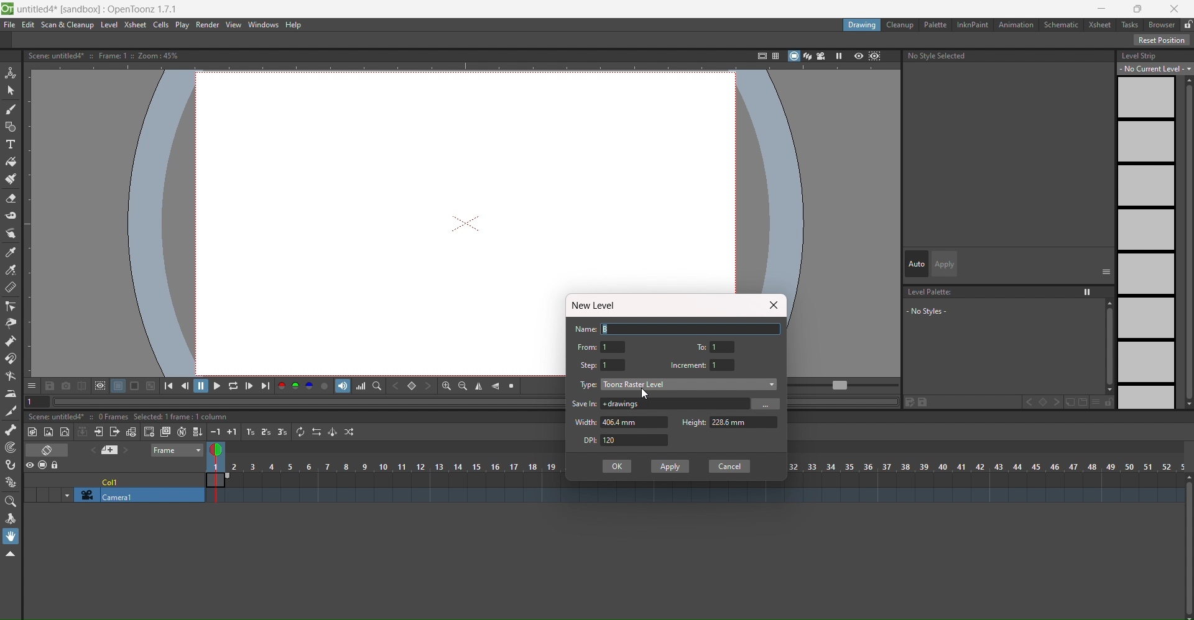 This screenshot has height=620, width=1194. What do you see at coordinates (446, 386) in the screenshot?
I see `zoom in` at bounding box center [446, 386].